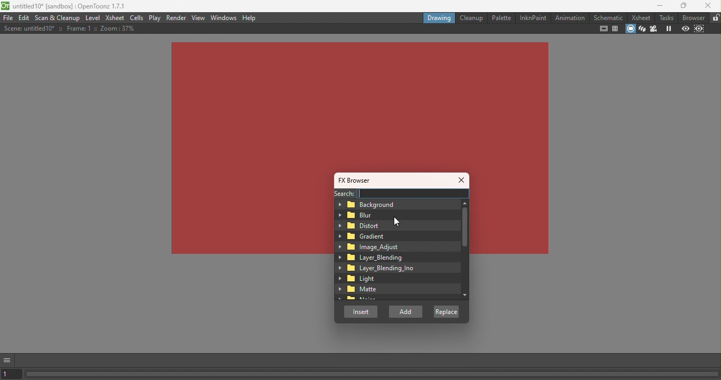 The image size is (721, 380). I want to click on cursor, so click(398, 221).